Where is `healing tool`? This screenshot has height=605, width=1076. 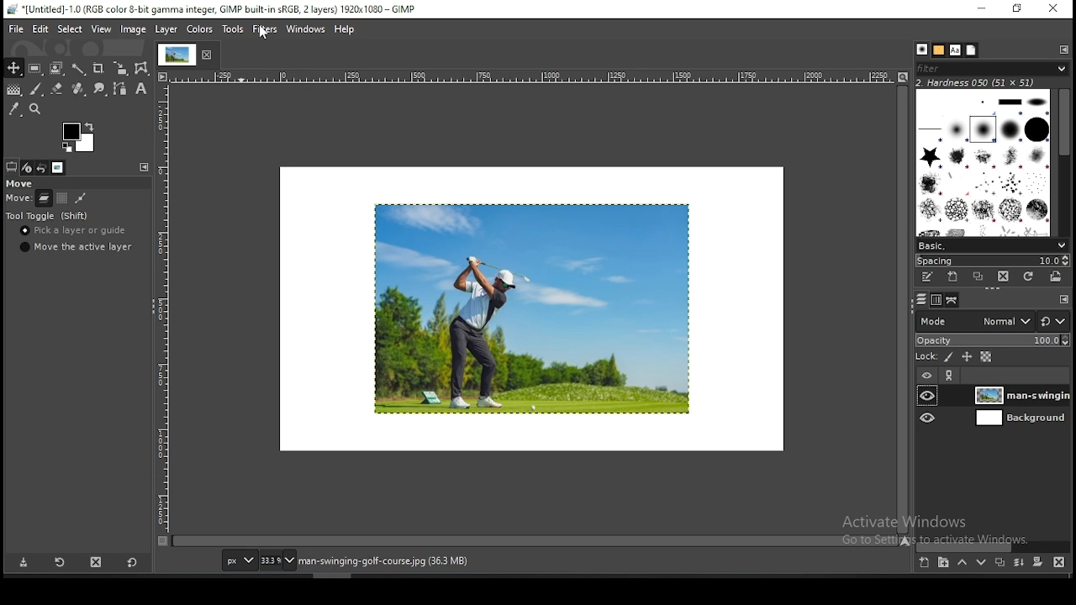
healing tool is located at coordinates (78, 89).